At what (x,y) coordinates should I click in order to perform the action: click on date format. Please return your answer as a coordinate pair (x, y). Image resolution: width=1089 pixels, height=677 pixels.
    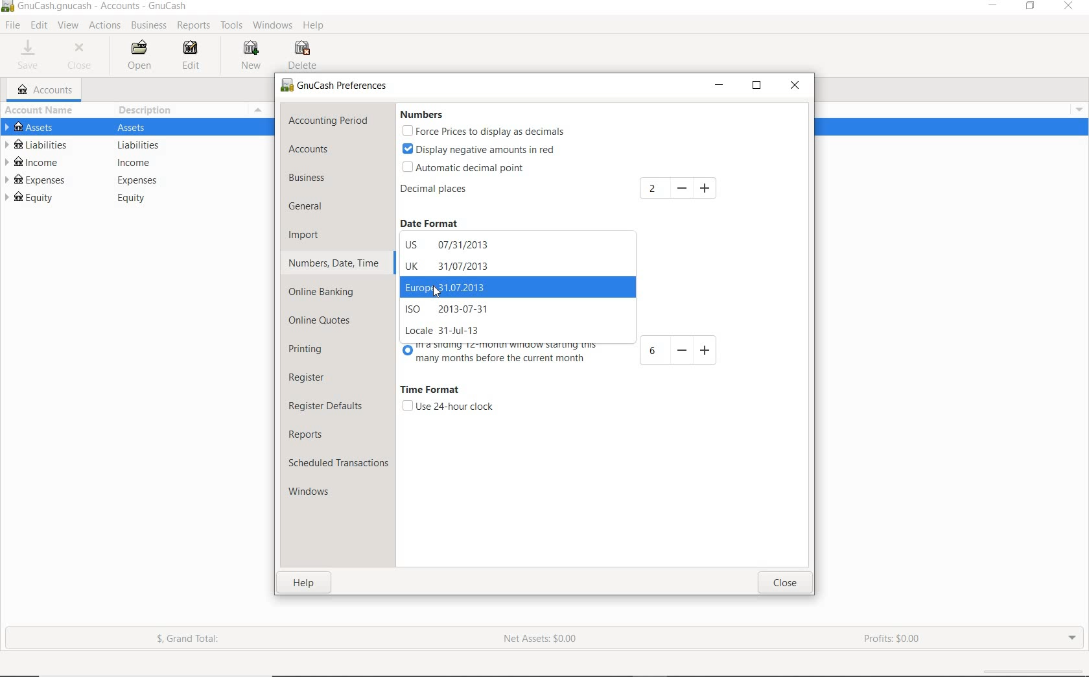
    Looking at the image, I should click on (439, 224).